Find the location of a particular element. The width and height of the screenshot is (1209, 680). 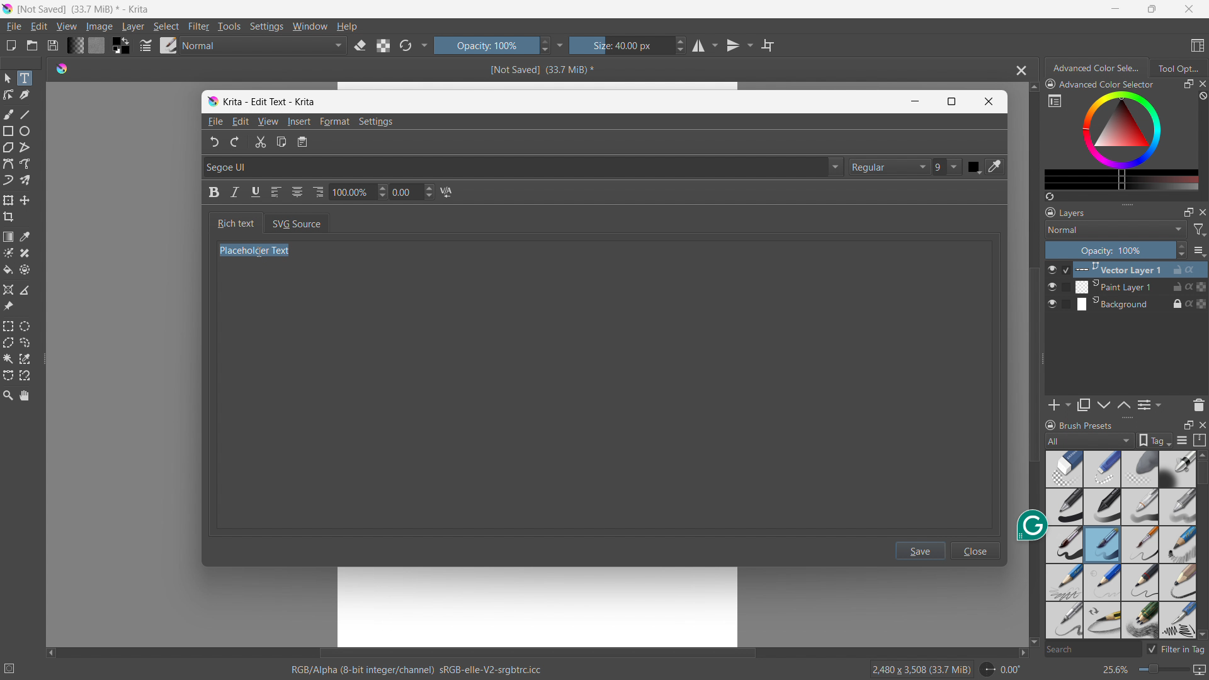

more settings is located at coordinates (1055, 100).